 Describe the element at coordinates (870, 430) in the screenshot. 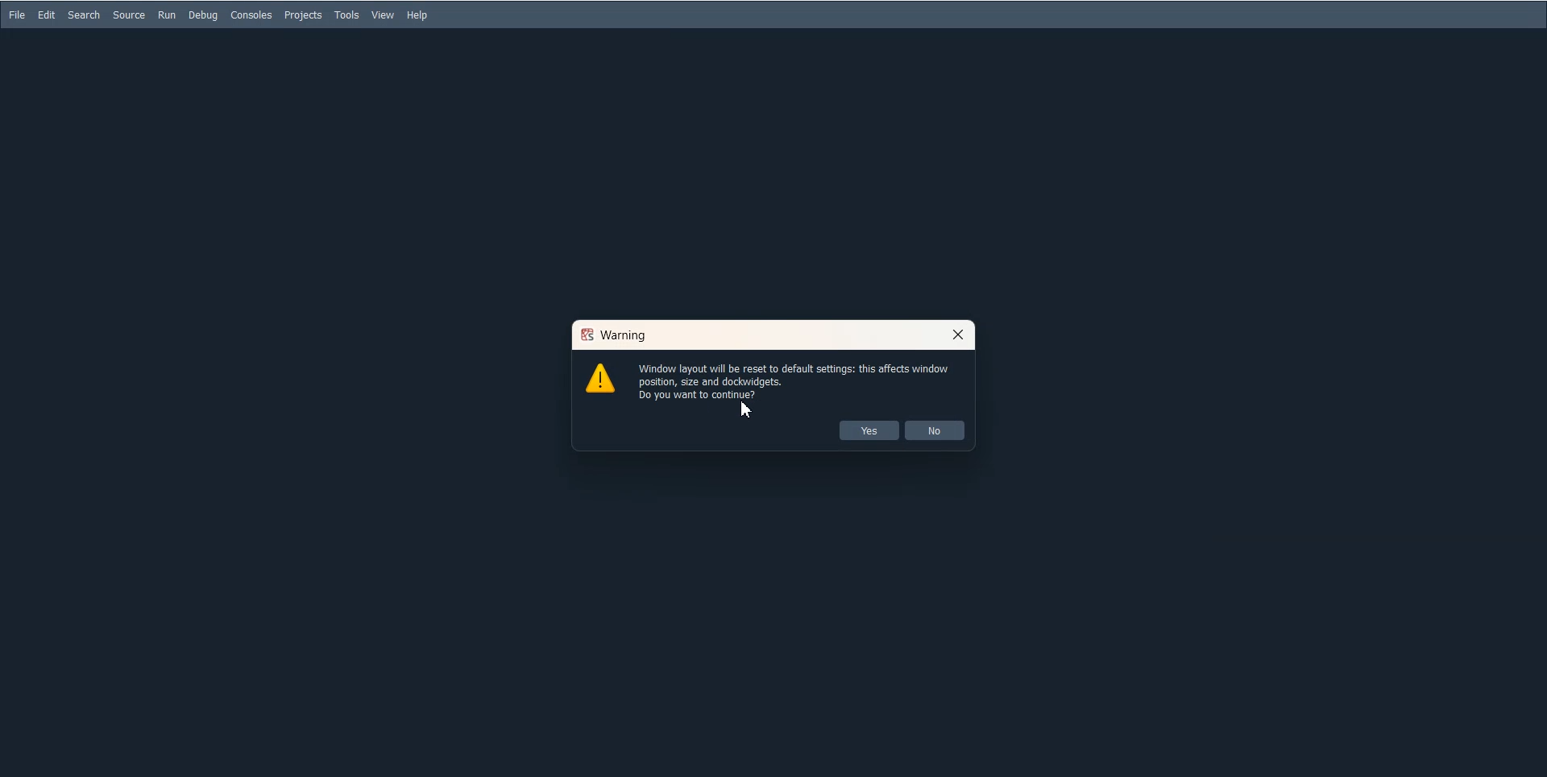

I see `Yes` at that location.